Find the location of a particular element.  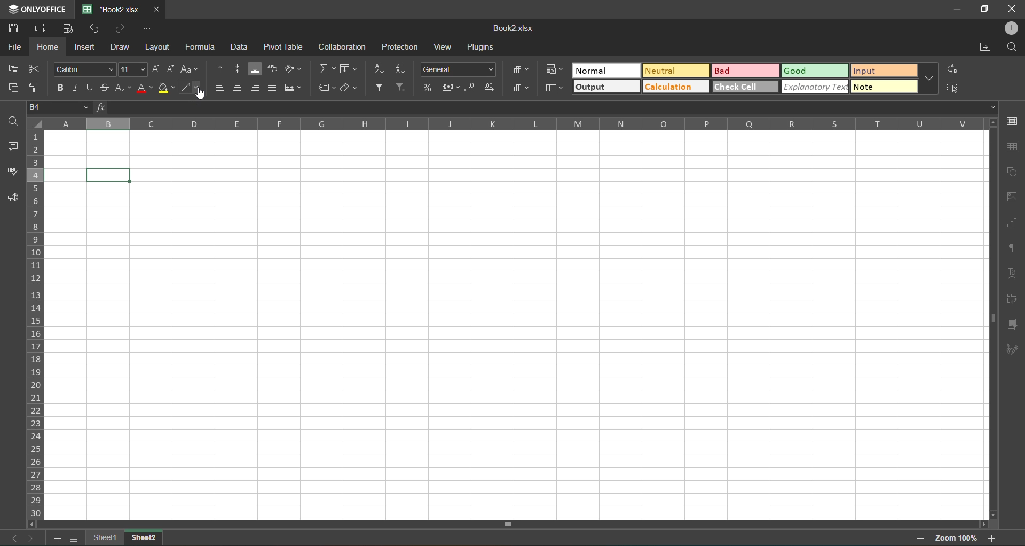

charts is located at coordinates (1012, 224).